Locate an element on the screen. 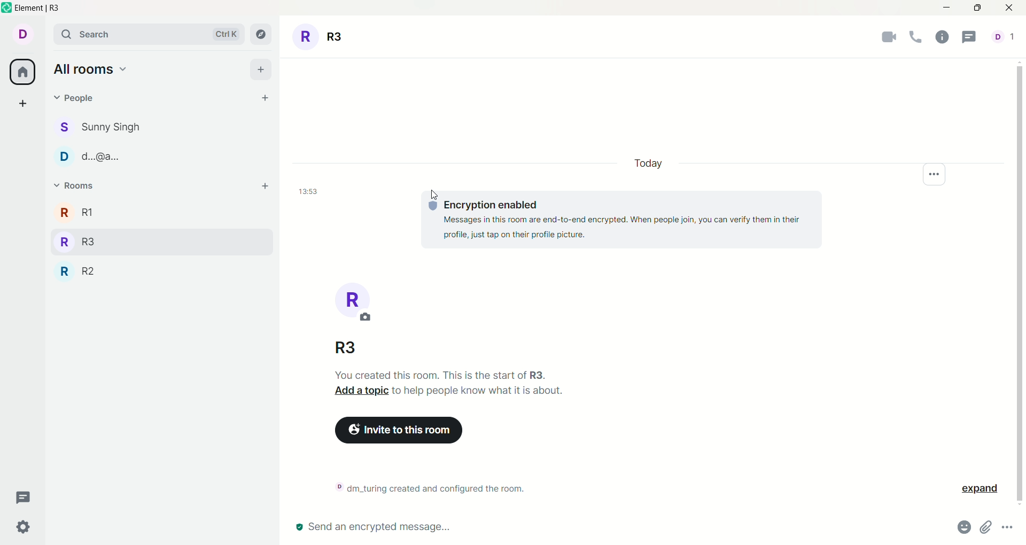 This screenshot has height=545, width=1026. R3 is located at coordinates (363, 348).